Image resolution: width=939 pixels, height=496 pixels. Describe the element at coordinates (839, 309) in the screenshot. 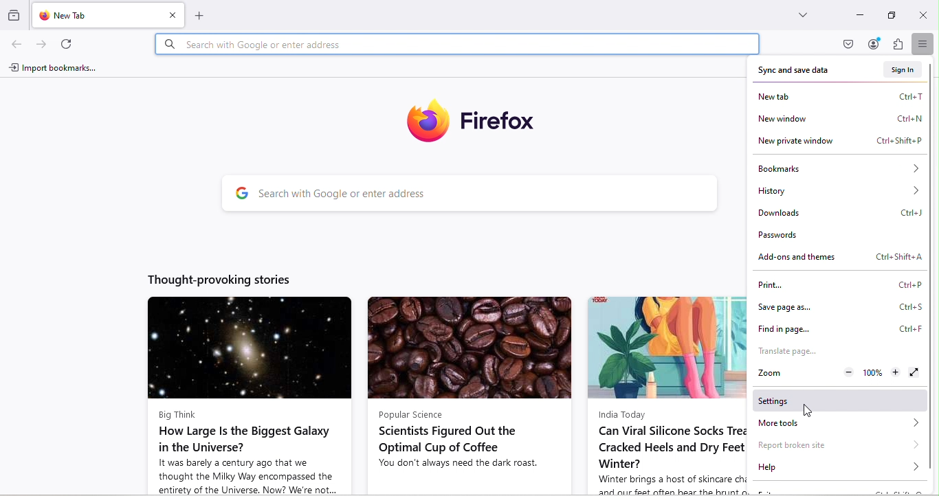

I see `Save page as` at that location.